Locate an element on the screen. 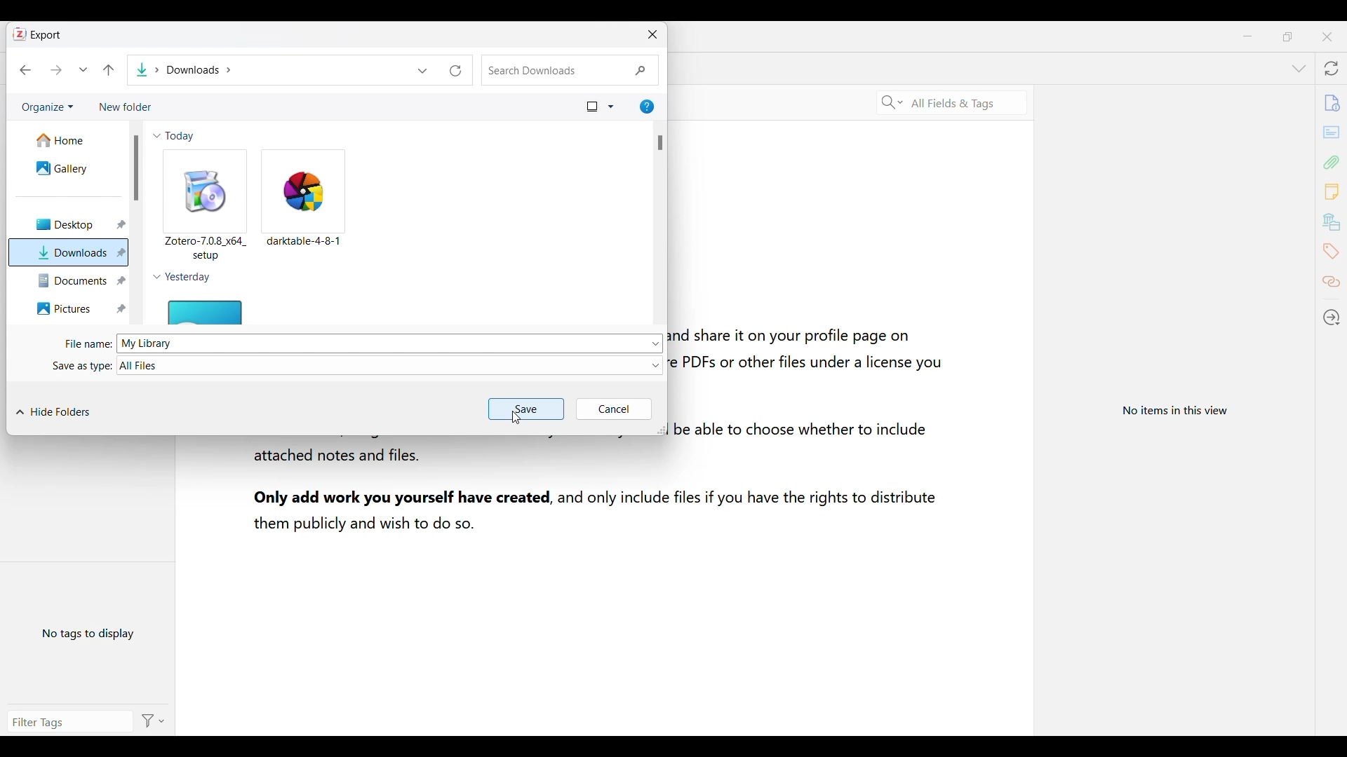 The width and height of the screenshot is (1347, 757). File Name is located at coordinates (86, 343).